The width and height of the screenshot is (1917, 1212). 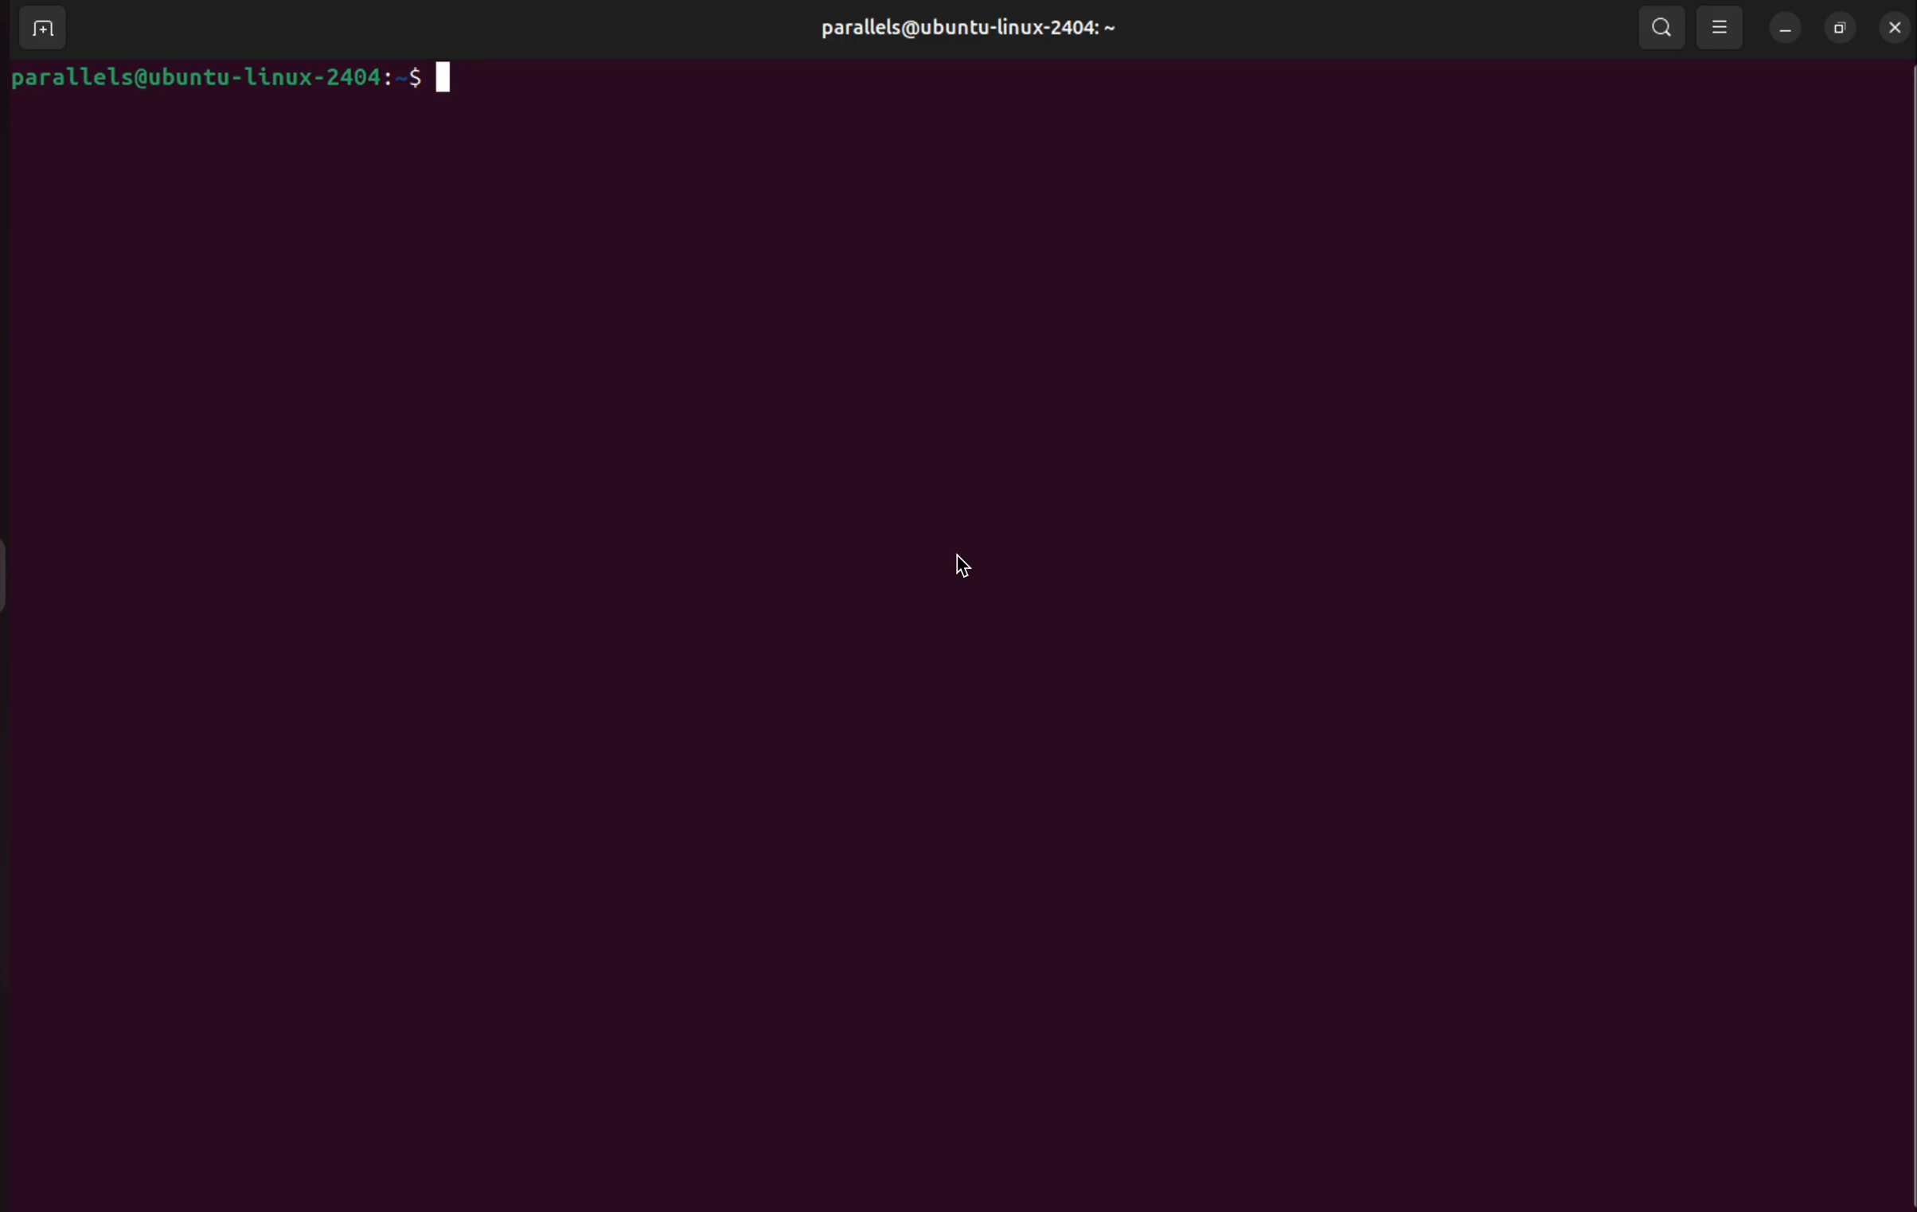 I want to click on cursor, so click(x=963, y=564).